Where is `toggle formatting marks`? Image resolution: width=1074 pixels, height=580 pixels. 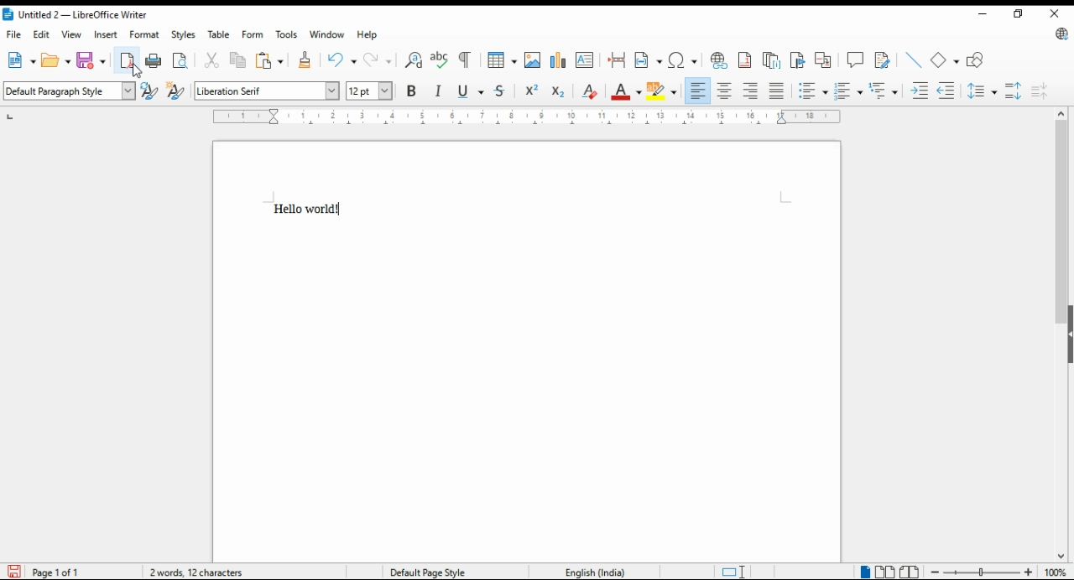 toggle formatting marks is located at coordinates (464, 60).